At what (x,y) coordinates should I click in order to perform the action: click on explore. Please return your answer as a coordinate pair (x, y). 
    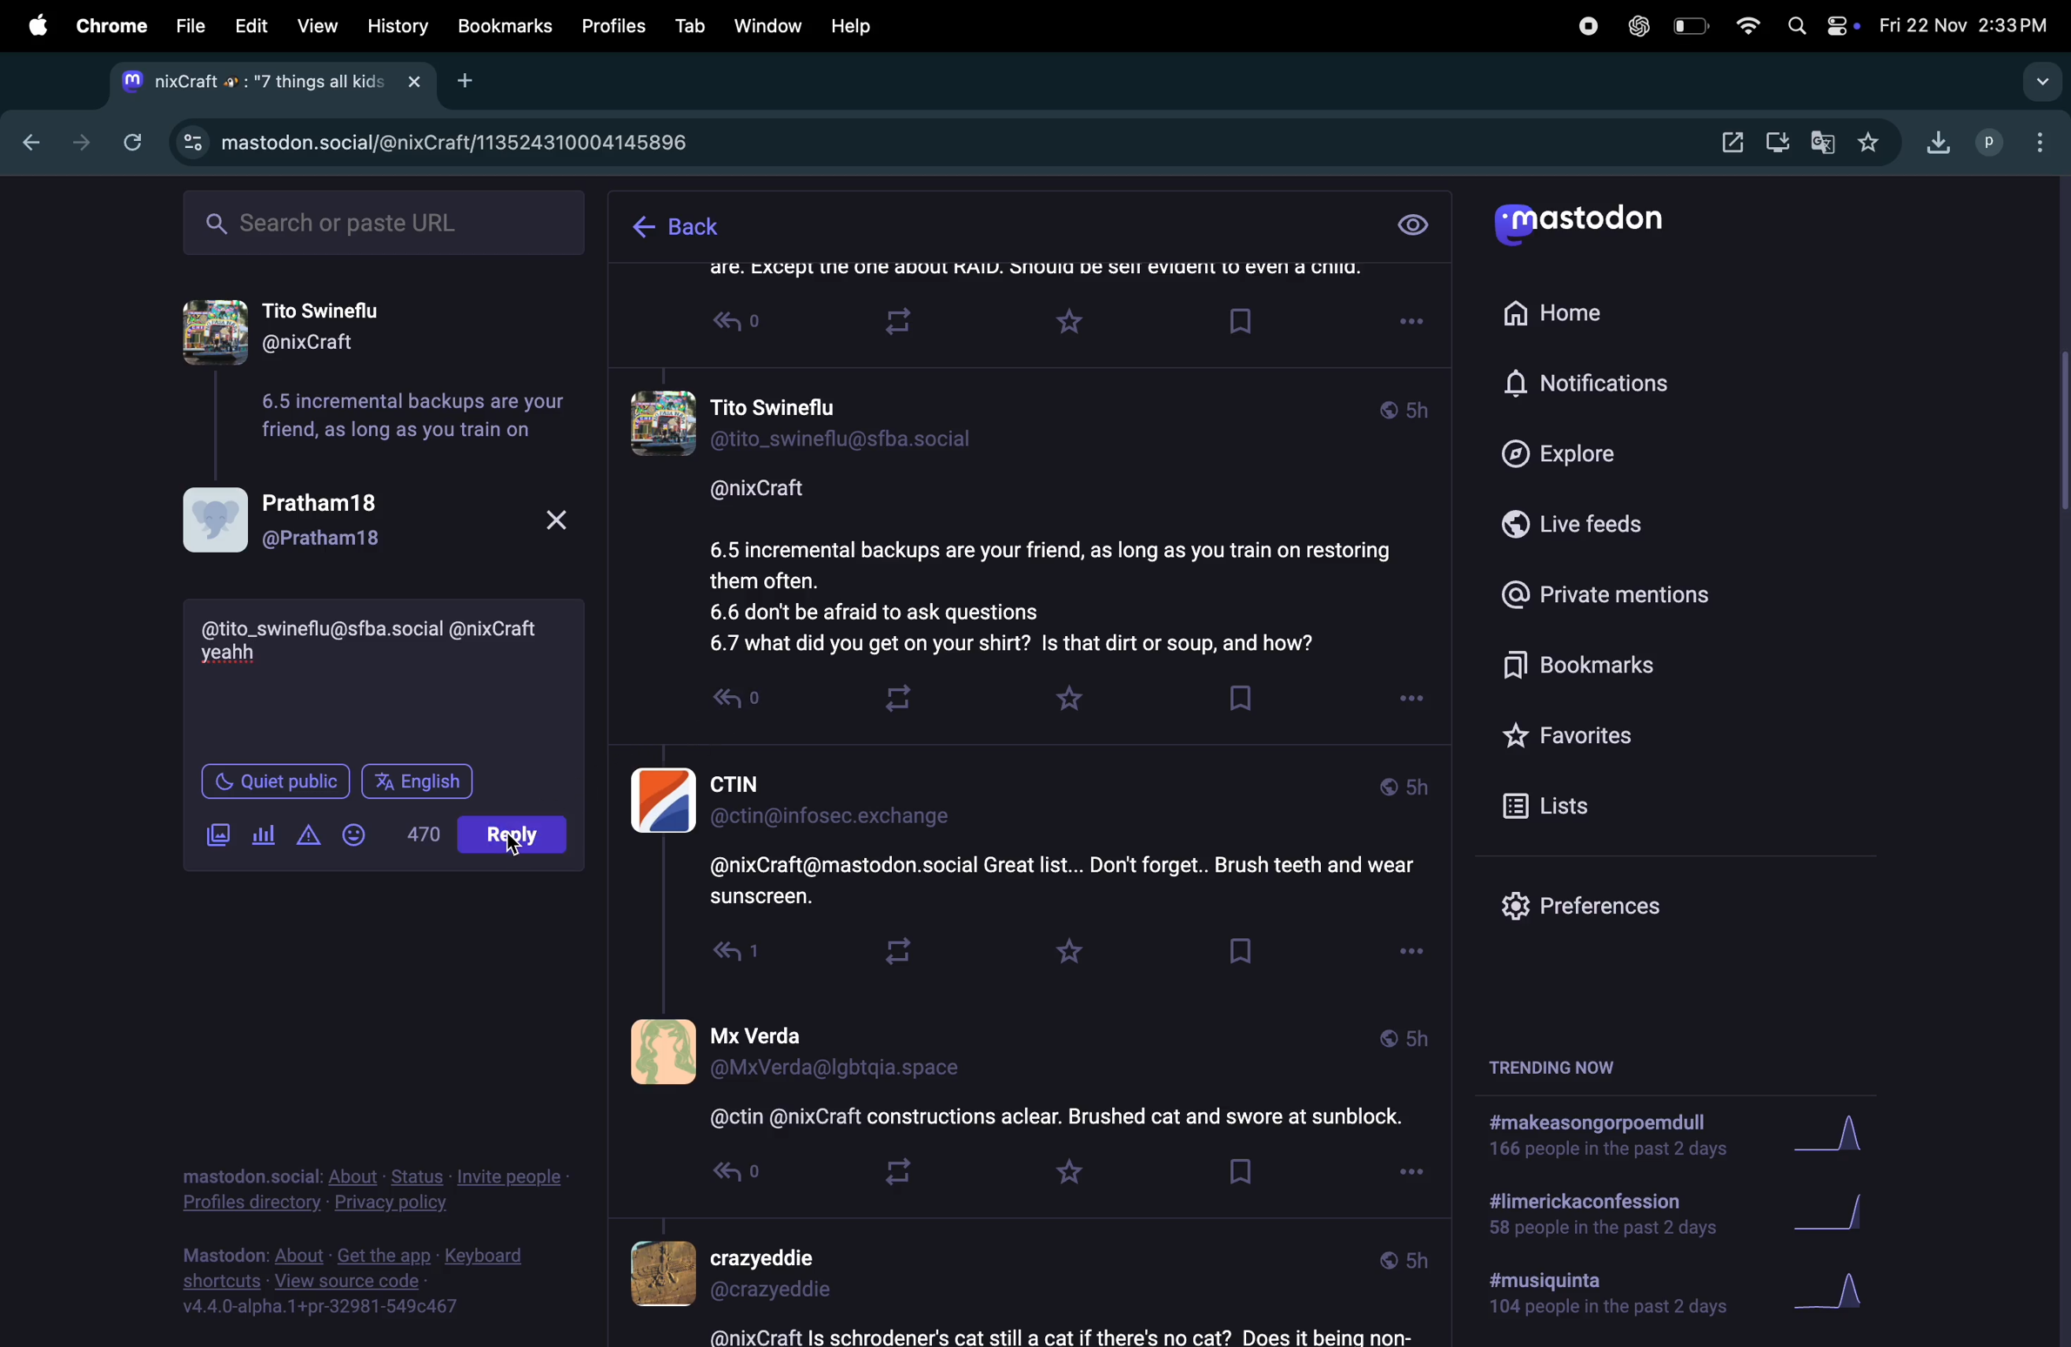
    Looking at the image, I should click on (1590, 452).